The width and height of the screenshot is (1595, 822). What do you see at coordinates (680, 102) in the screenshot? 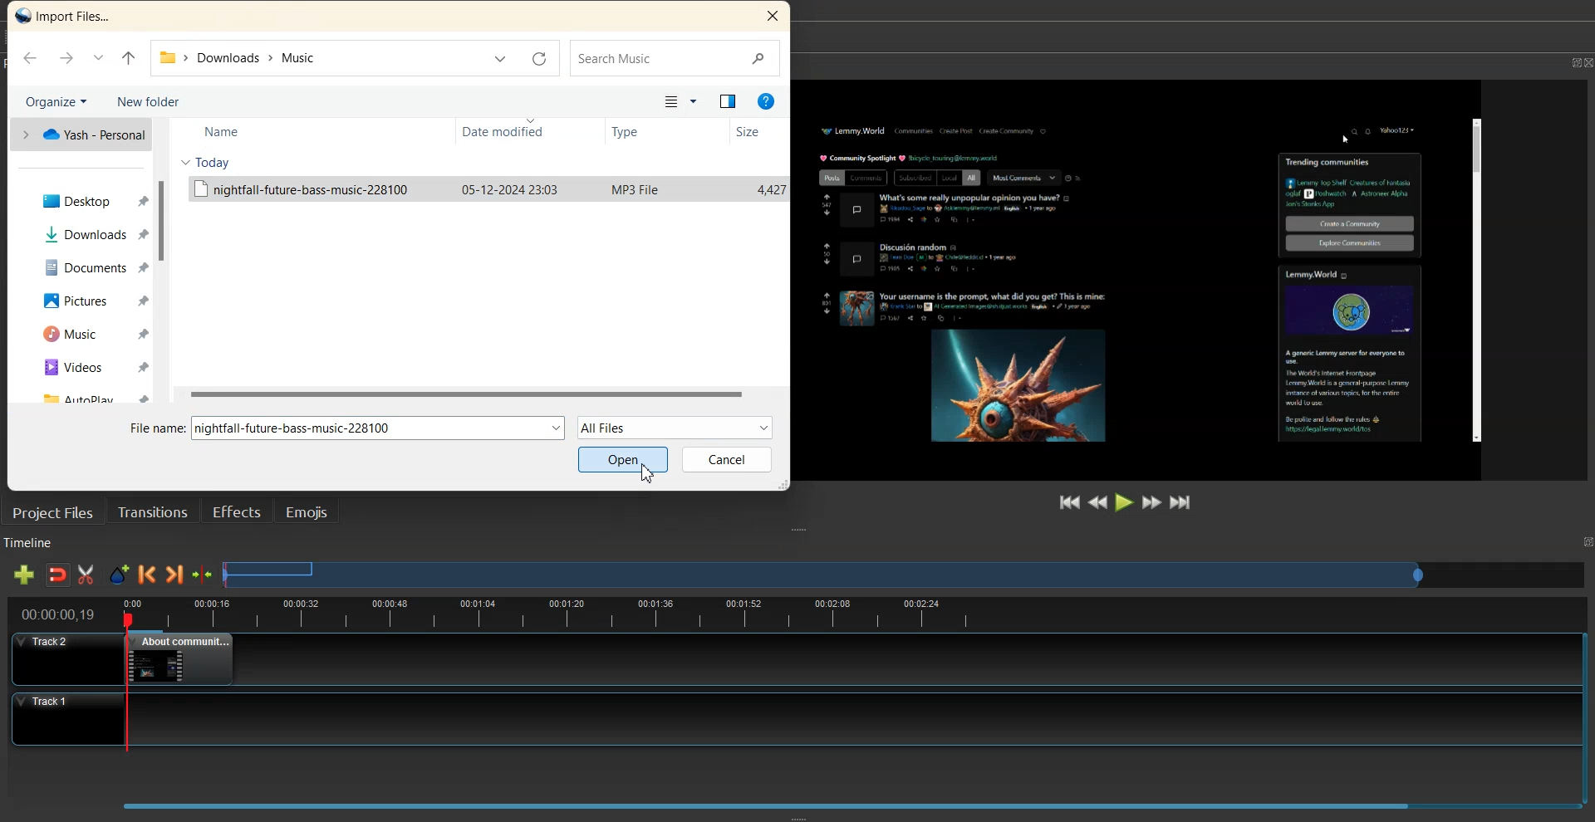
I see `Change your view` at bounding box center [680, 102].